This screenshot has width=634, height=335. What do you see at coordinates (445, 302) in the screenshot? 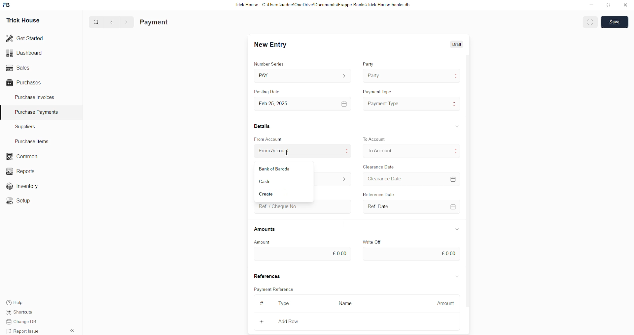
I see `Amount` at bounding box center [445, 302].